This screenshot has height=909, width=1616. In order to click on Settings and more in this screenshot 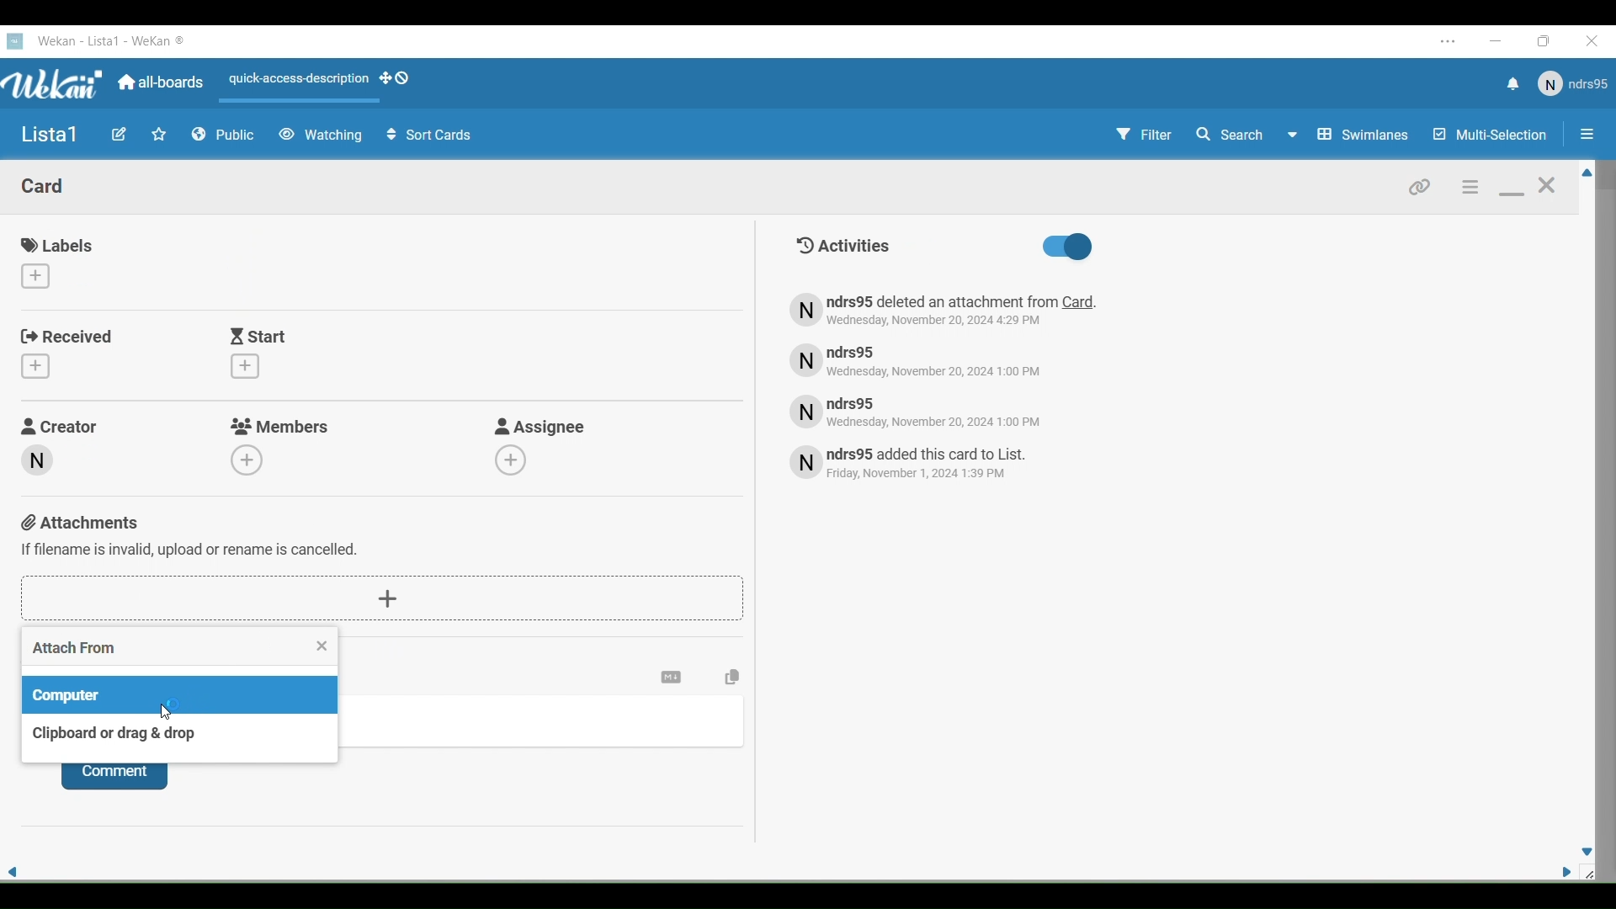, I will do `click(1449, 41)`.